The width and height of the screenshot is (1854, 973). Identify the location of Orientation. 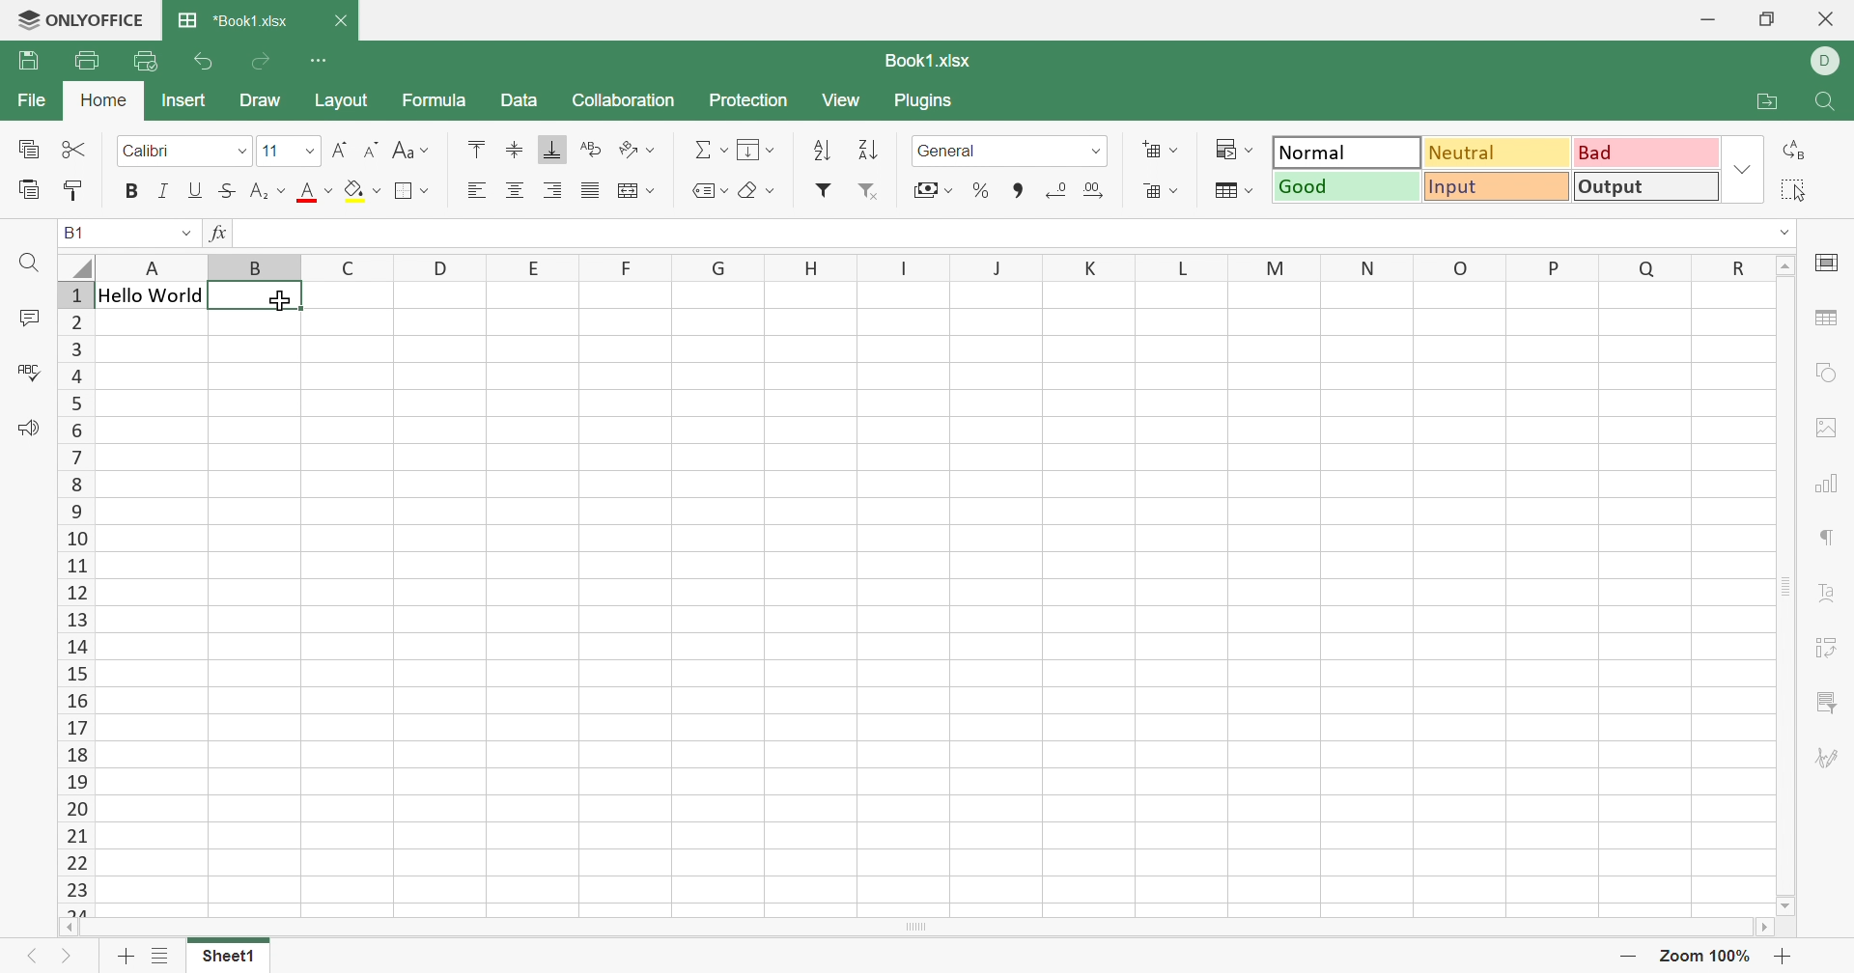
(631, 150).